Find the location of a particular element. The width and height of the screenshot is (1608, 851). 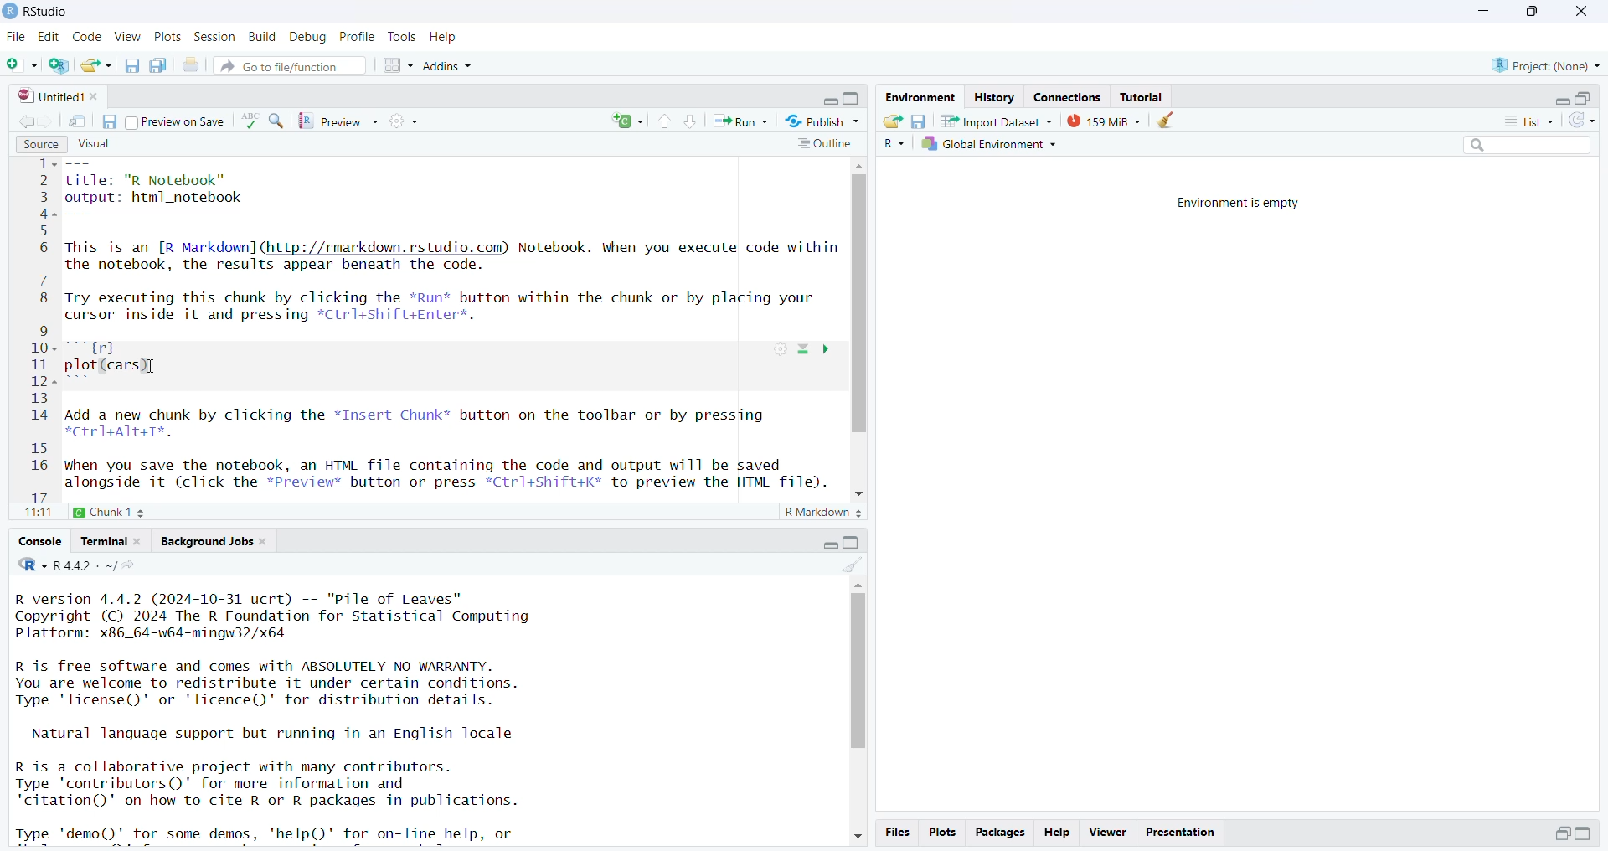

expand is located at coordinates (1562, 833).